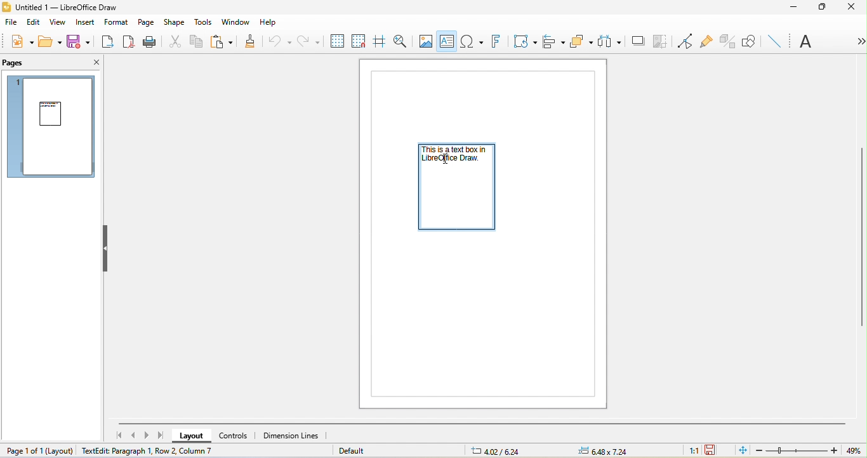  What do you see at coordinates (684, 40) in the screenshot?
I see `toggle point edit mode` at bounding box center [684, 40].